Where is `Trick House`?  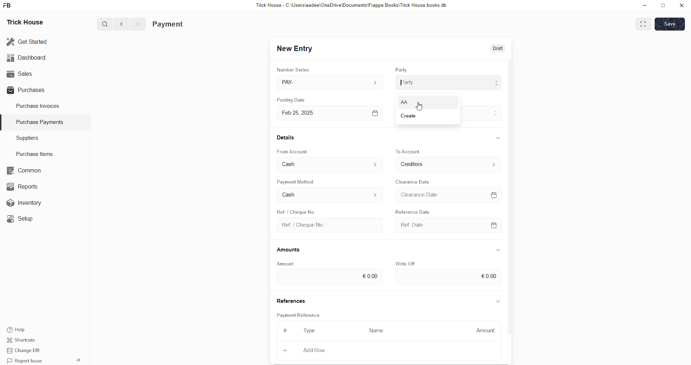
Trick House is located at coordinates (23, 22).